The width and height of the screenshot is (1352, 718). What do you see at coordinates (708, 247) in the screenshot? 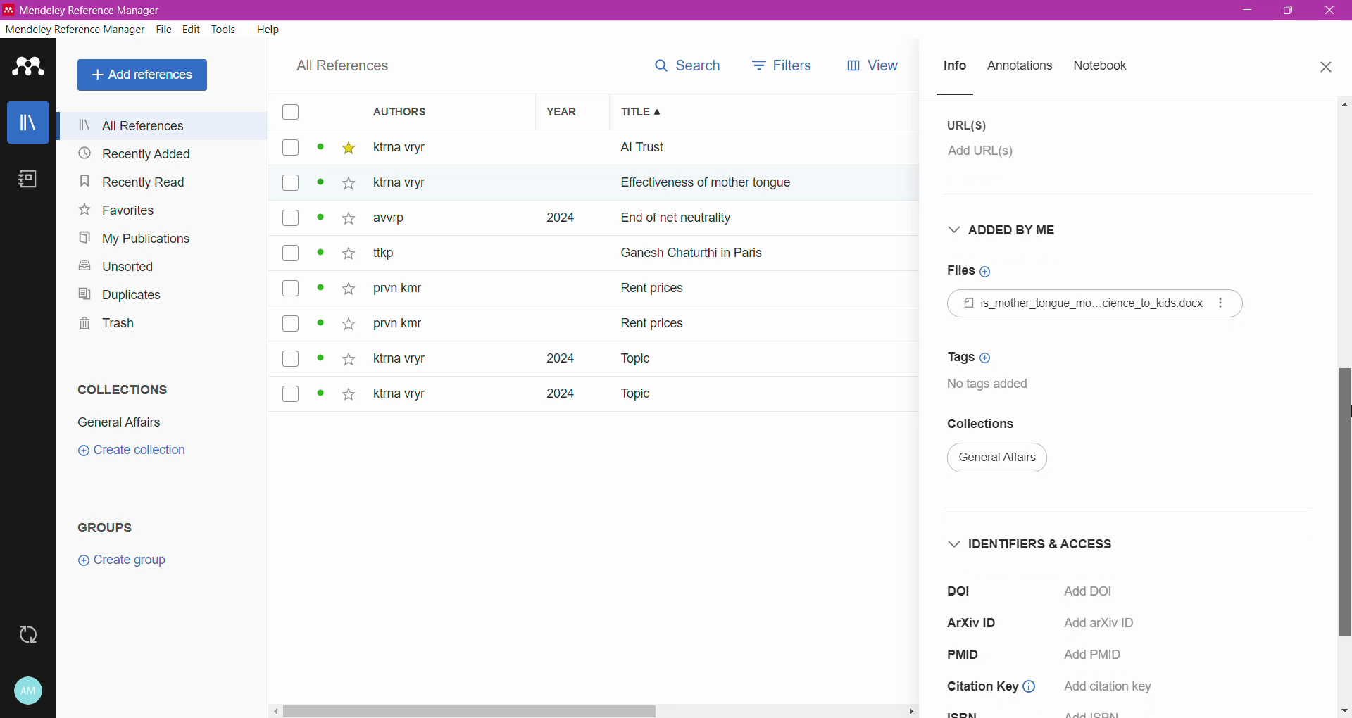
I see `ganesh chaturthi in paris ` at bounding box center [708, 247].